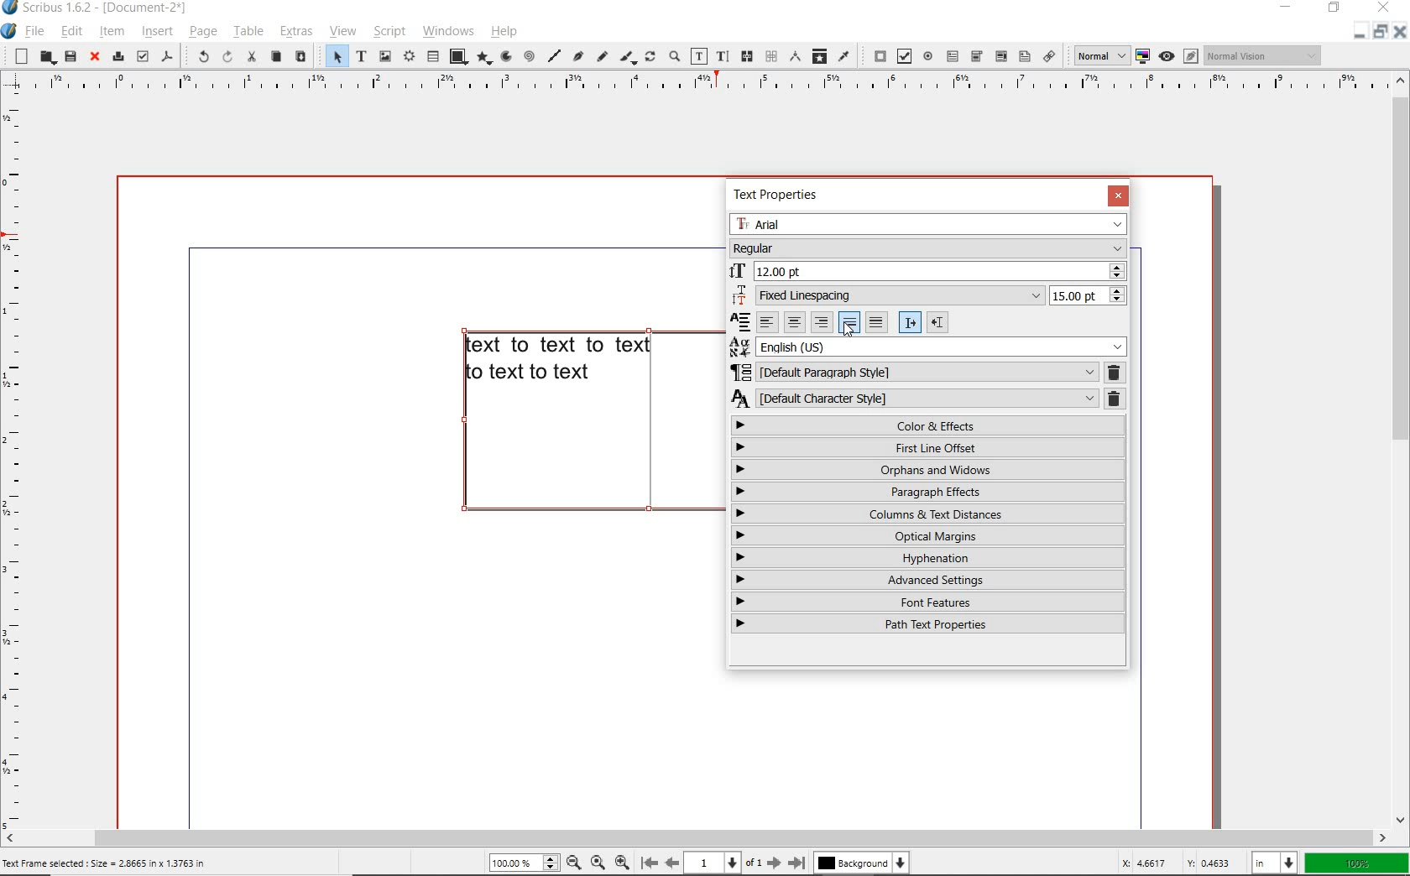  Describe the element at coordinates (930, 514) in the screenshot. I see `COLUMNS & TEXT DISTATNCES` at that location.